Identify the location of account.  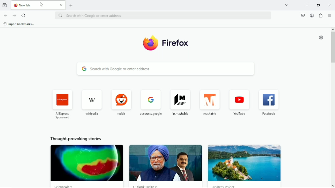
(312, 15).